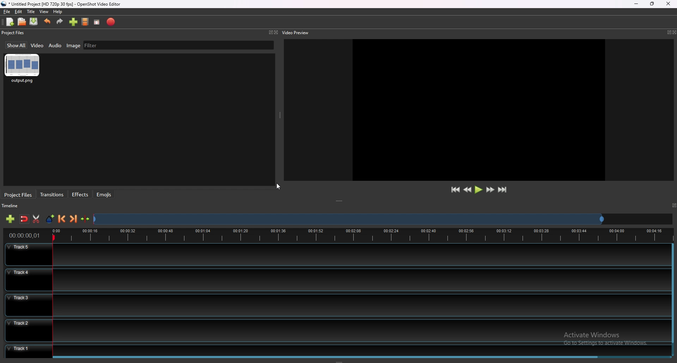  I want to click on next marker, so click(74, 219).